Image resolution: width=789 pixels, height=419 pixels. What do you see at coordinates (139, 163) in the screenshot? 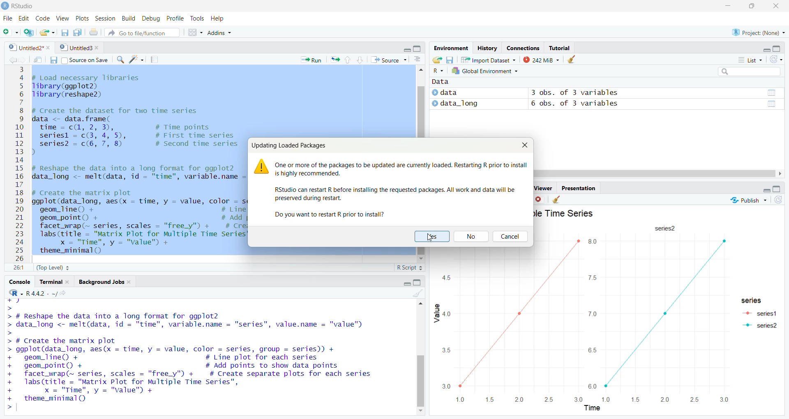
I see `# Load necessary libraries
Tibrary(ggplot2)
Tibrary(reshape2)
# Create the dataset for two time series
data <- data.frame(
Tlie = Gl, 2; I # Time points
seriesl = c(3, 4, 5), # First time series
series? = c(6, 7, 8) # Second time series
)
# Reshape the data into a long format for ggplot2
data_long <- melt(data, id = "time", variable.name = "series", value.name = "value")
# Create the matrix plot
ggplot(data_long, aes(x - time, y — value, color — series, group — series)) +
geom_line() + # Line plot for each series
geom_point() + # Add points to show data points
facet_wrap(~ series, scales = "free_y") + # Create separate plots for each series
labs (title = "Matrix Plot for Multiple Time Series",
x = "Time", y = "value" +
theme minimal ()` at bounding box center [139, 163].